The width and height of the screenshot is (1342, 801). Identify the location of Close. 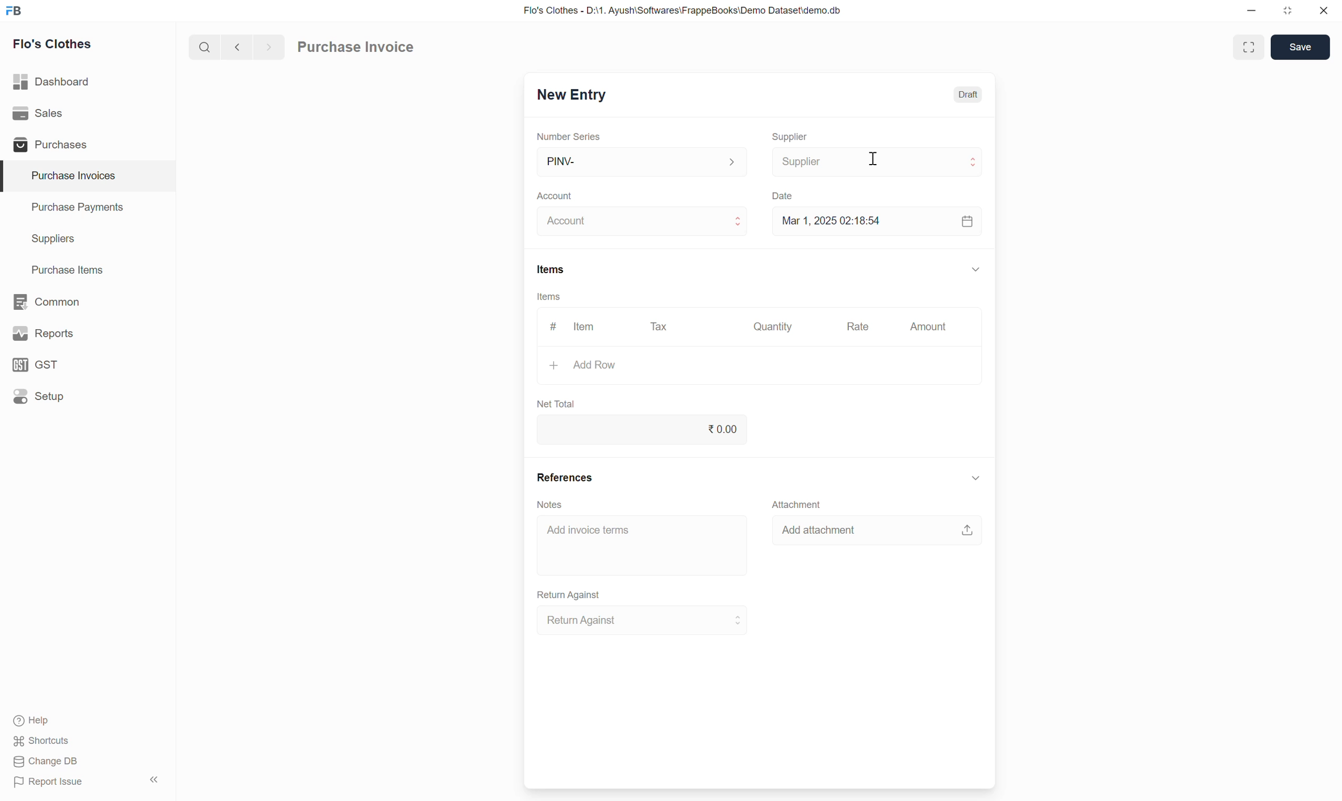
(1324, 10).